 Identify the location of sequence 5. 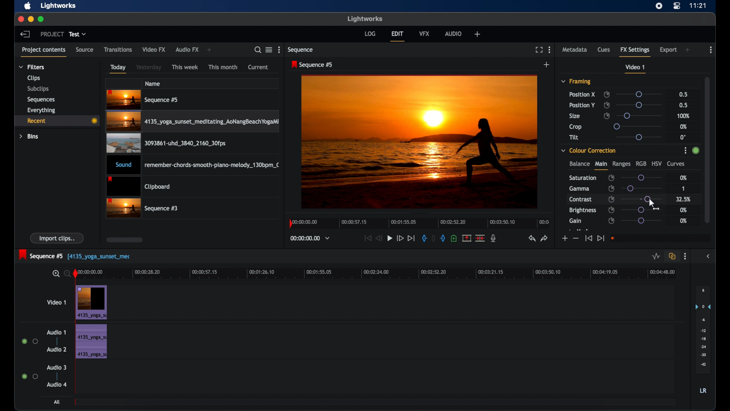
(75, 255).